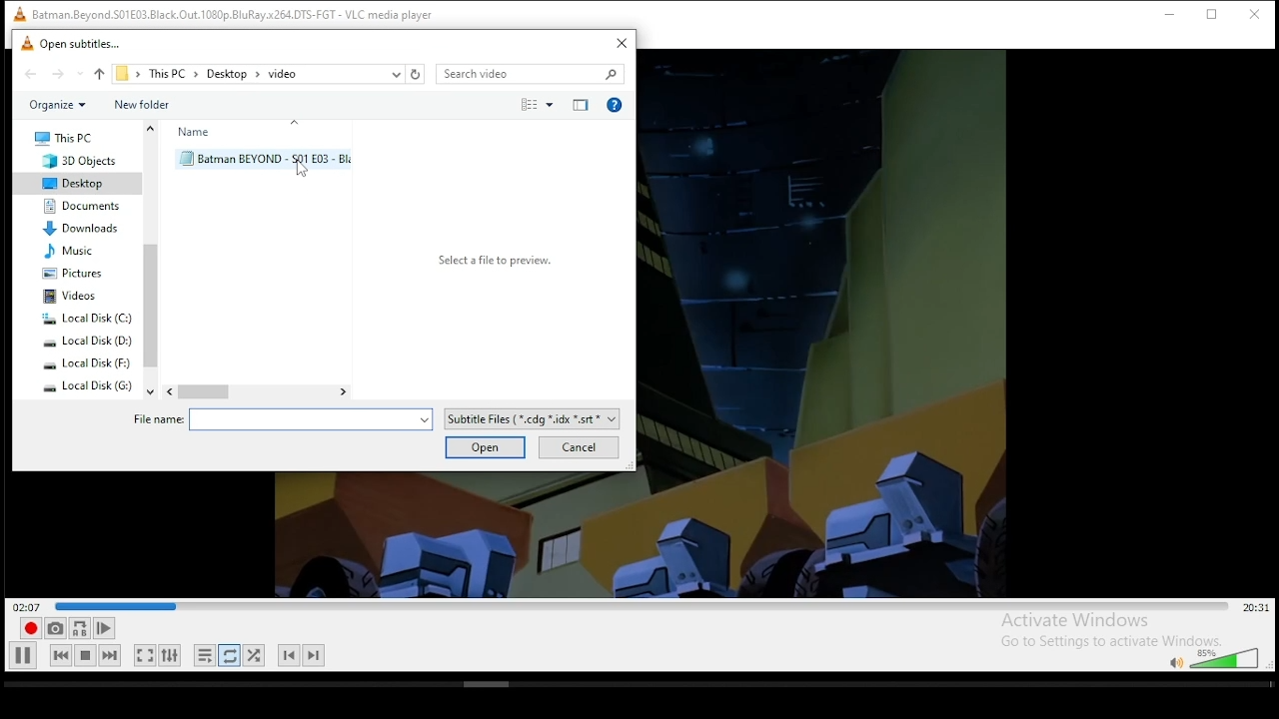 Image resolution: width=1279 pixels, height=719 pixels. What do you see at coordinates (396, 73) in the screenshot?
I see `recent locations` at bounding box center [396, 73].